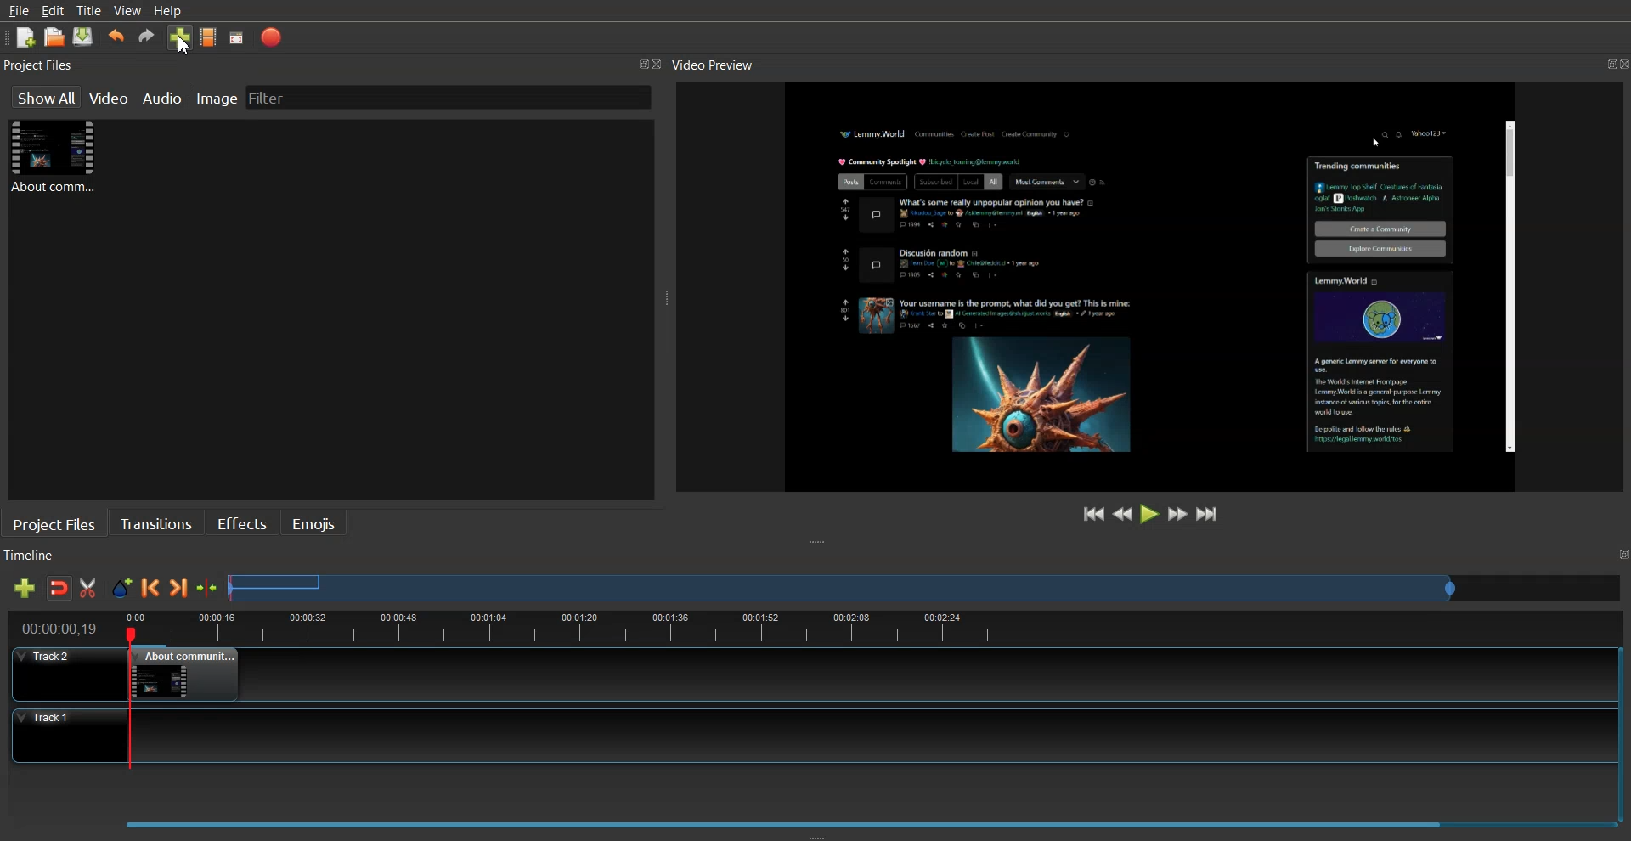 This screenshot has height=841, width=1631. I want to click on File Preview, so click(1126, 282).